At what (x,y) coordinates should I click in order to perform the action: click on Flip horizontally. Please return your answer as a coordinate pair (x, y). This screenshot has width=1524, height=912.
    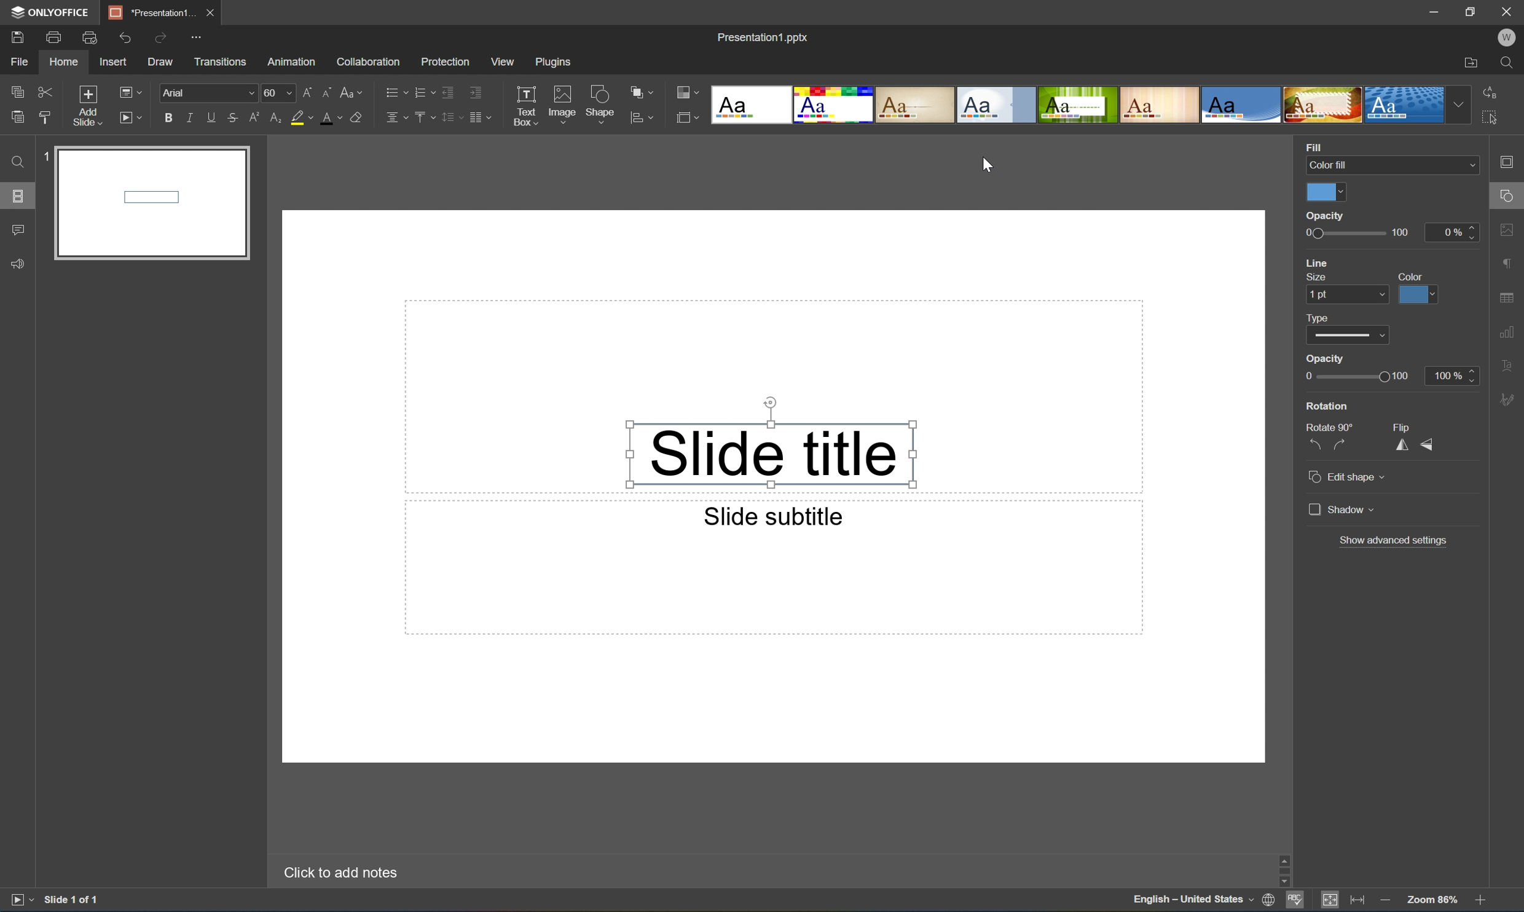
    Looking at the image, I should click on (1401, 442).